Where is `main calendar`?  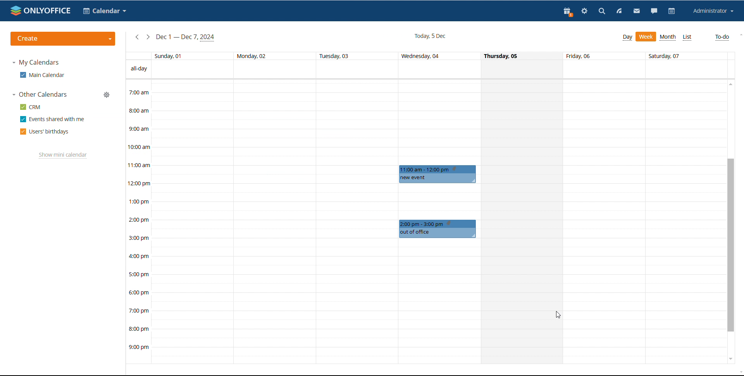 main calendar is located at coordinates (43, 75).